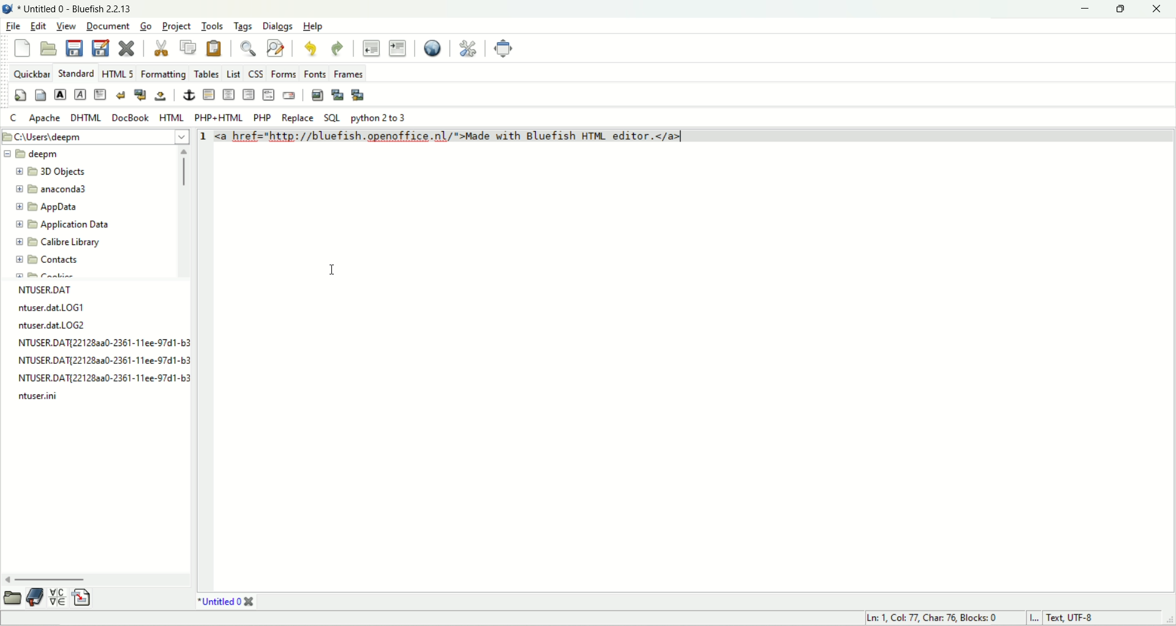 The image size is (1176, 626). What do you see at coordinates (1119, 9) in the screenshot?
I see `maximize` at bounding box center [1119, 9].